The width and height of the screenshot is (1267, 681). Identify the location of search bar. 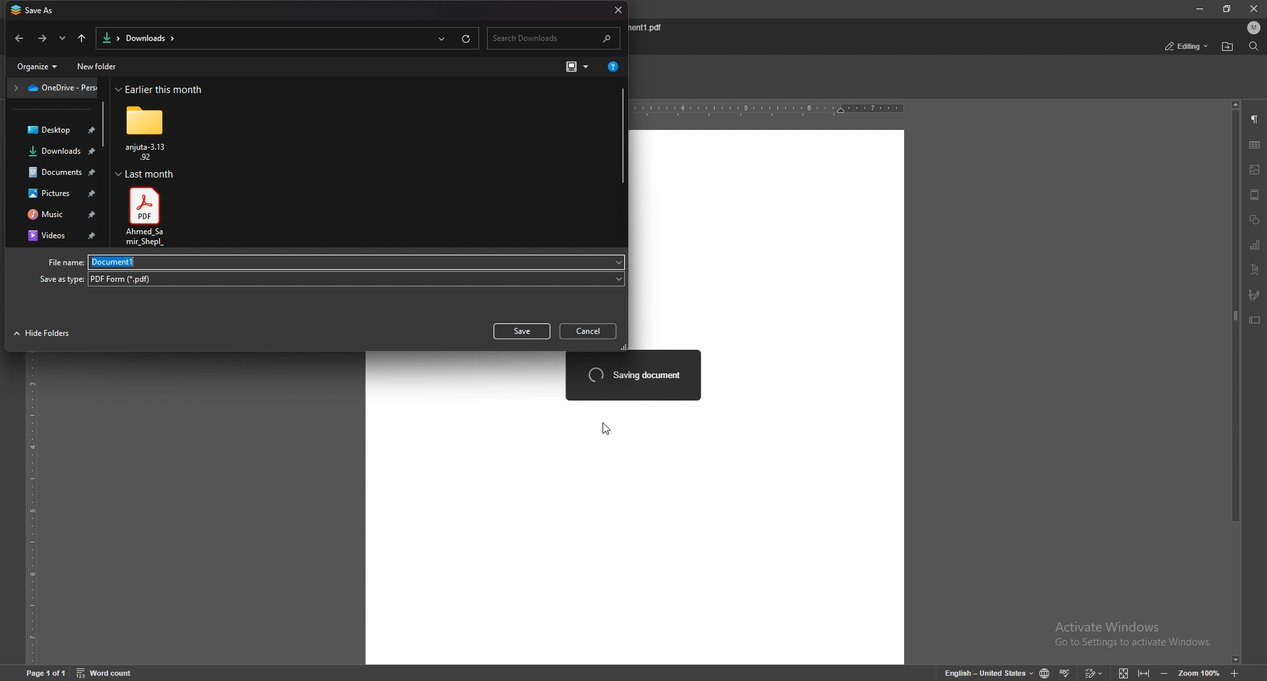
(556, 39).